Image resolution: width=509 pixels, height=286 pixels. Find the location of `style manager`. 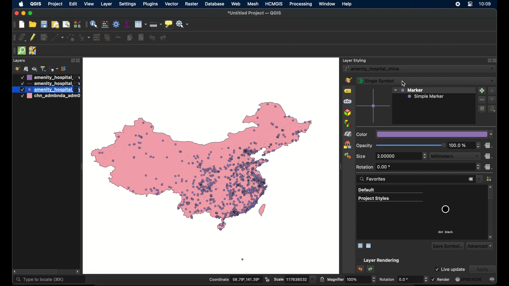

style manager is located at coordinates (489, 179).